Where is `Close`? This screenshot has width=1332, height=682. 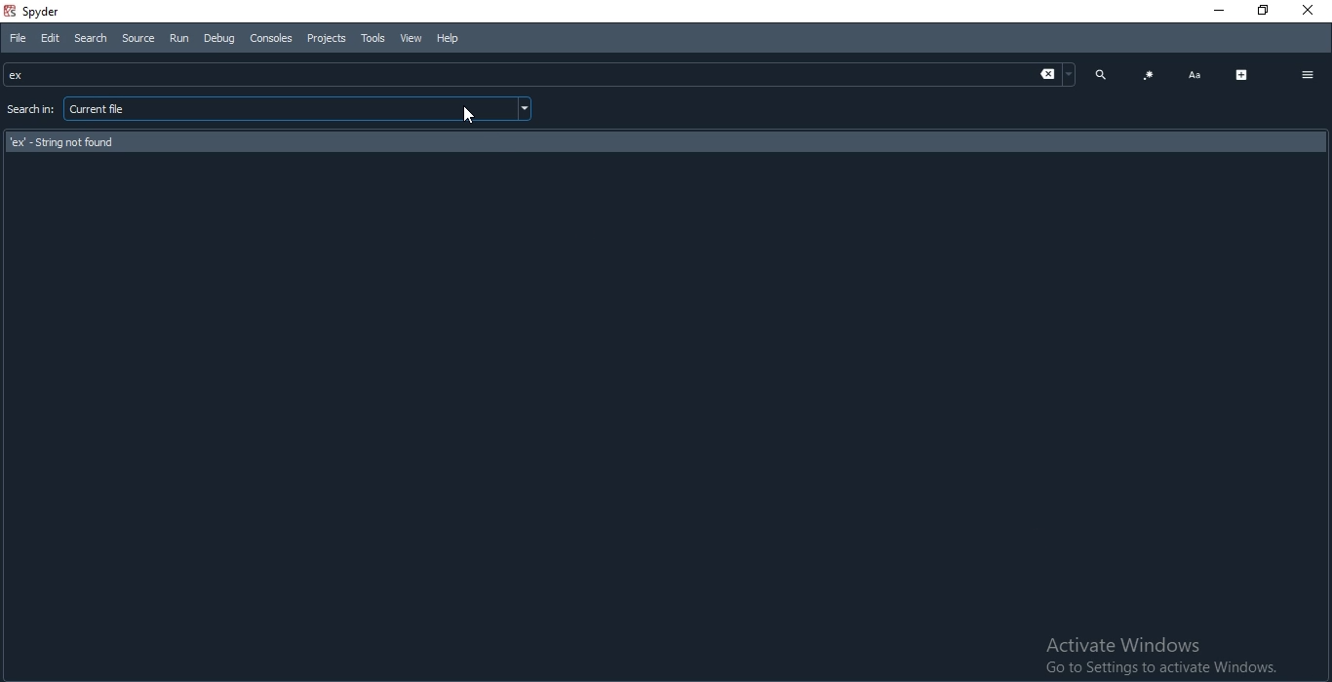
Close is located at coordinates (1312, 12).